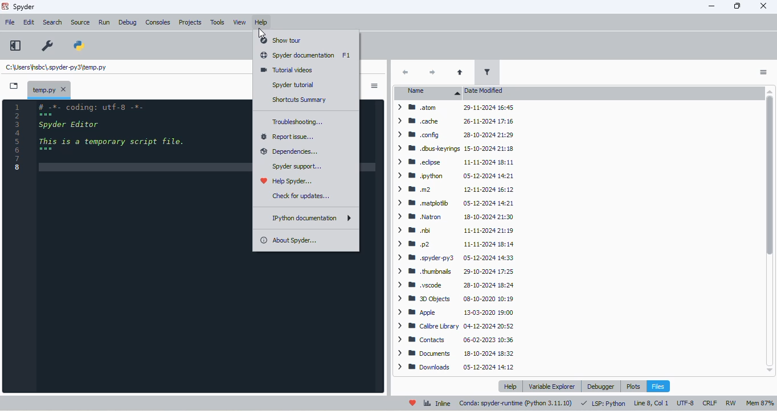  What do you see at coordinates (730, 403) in the screenshot?
I see `RW` at bounding box center [730, 403].